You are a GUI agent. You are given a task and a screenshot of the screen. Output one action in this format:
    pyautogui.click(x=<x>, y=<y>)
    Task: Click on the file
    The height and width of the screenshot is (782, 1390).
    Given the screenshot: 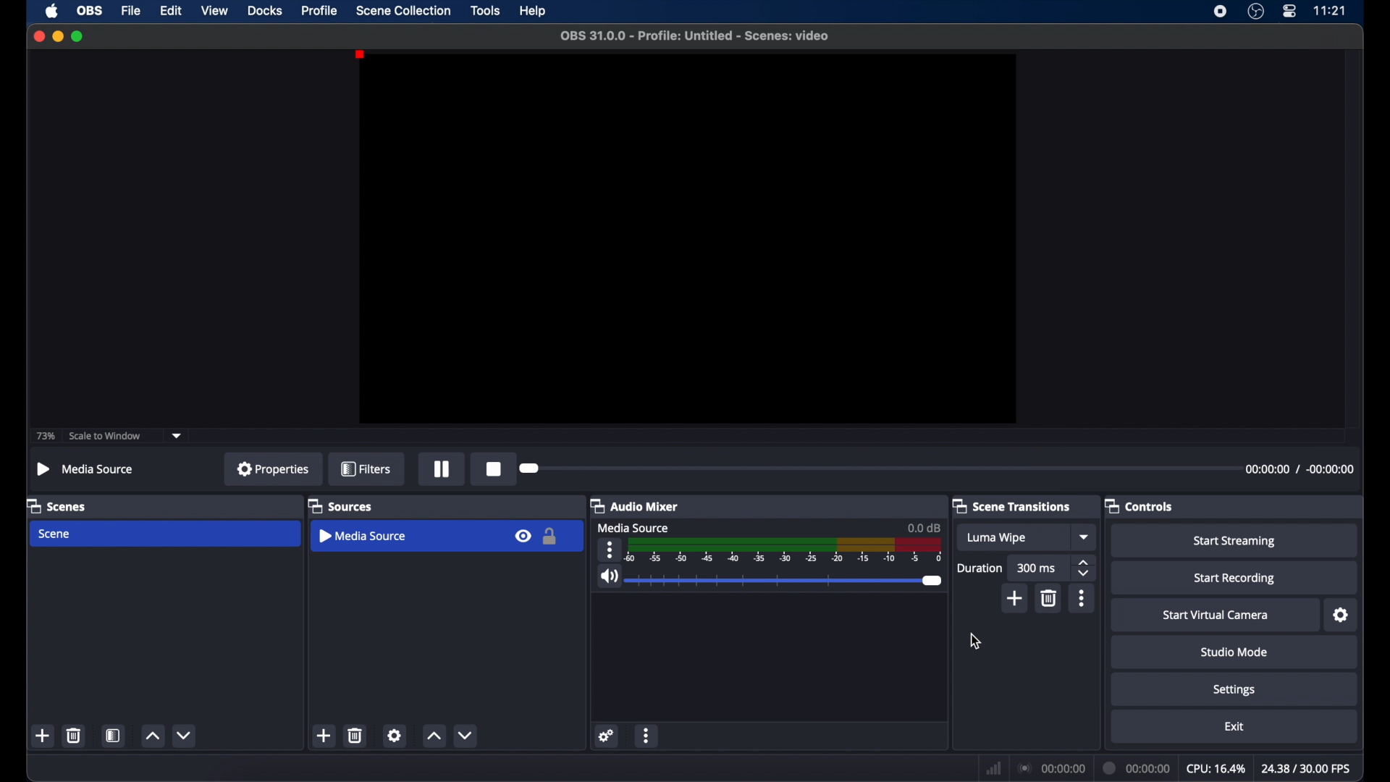 What is the action you would take?
    pyautogui.click(x=130, y=12)
    